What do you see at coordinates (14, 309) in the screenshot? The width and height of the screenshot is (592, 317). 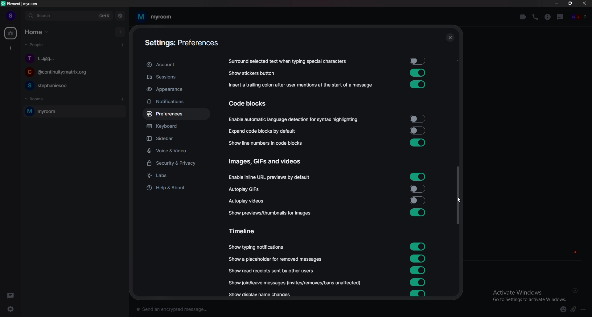 I see `settings` at bounding box center [14, 309].